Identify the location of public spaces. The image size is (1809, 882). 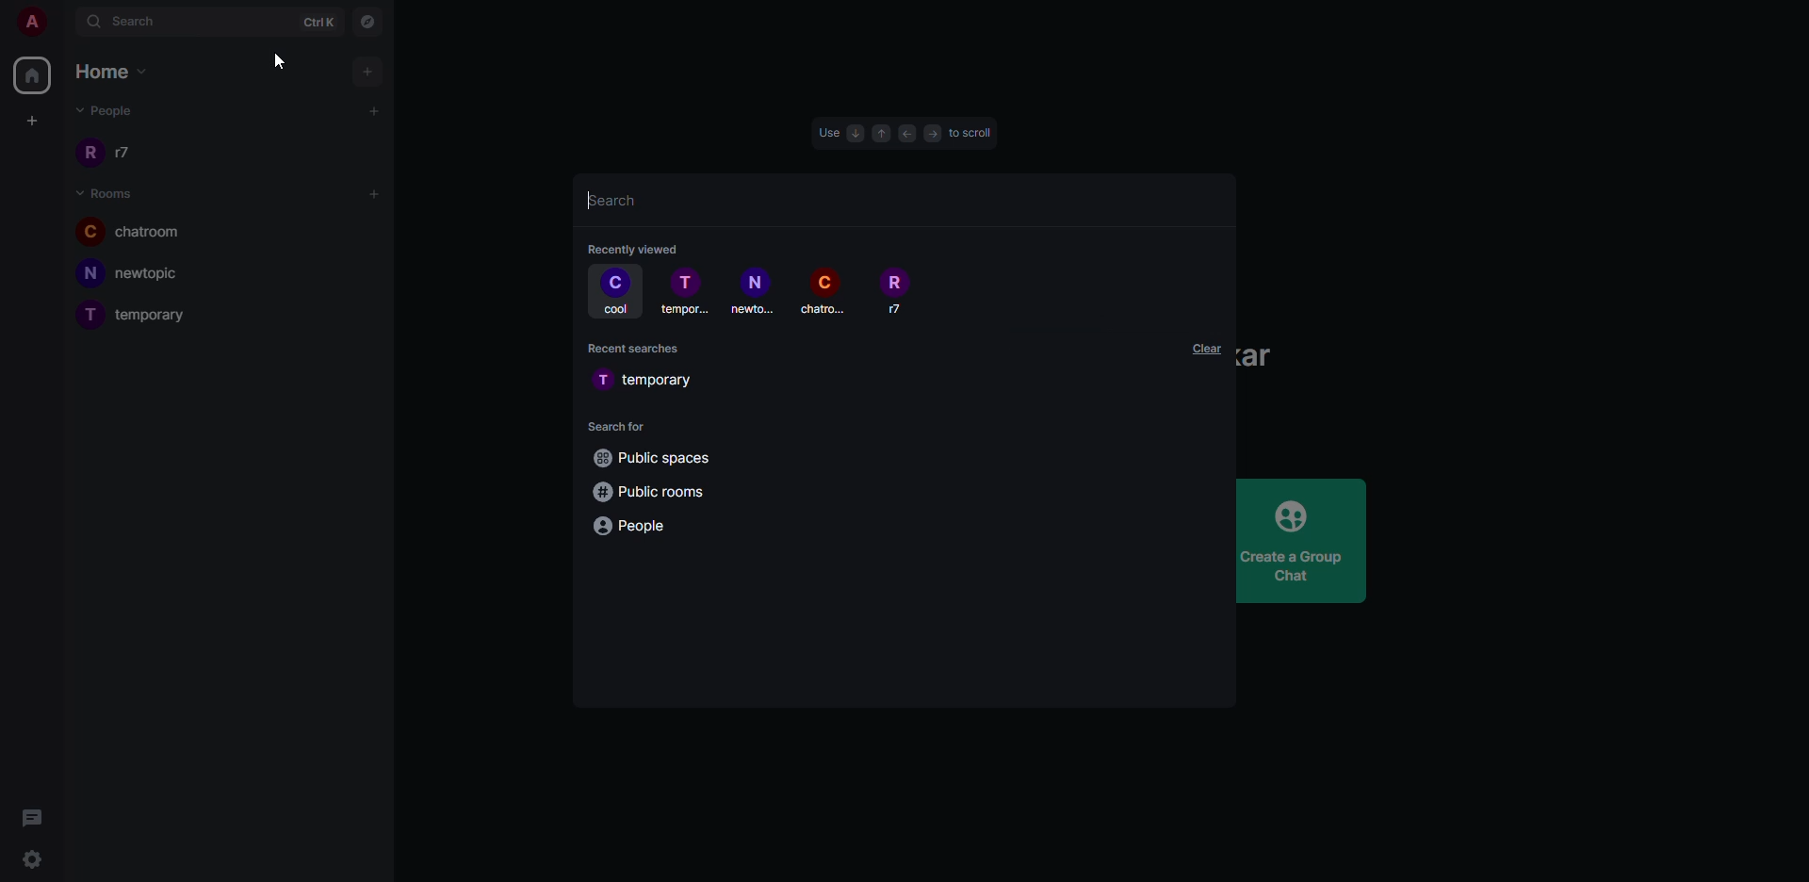
(657, 458).